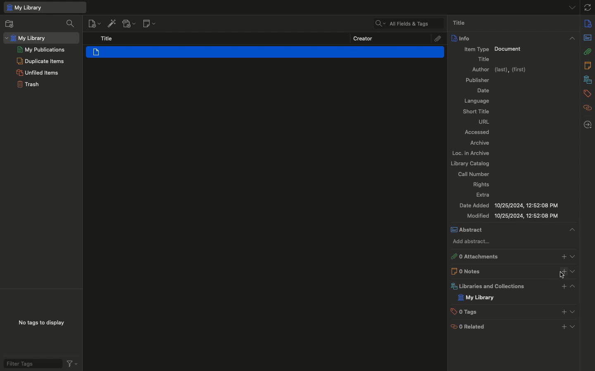 Image resolution: width=595 pixels, height=371 pixels. What do you see at coordinates (41, 323) in the screenshot?
I see `No tags to display` at bounding box center [41, 323].